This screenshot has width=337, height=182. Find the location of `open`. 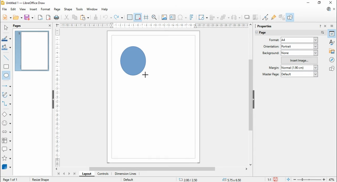

open is located at coordinates (18, 17).